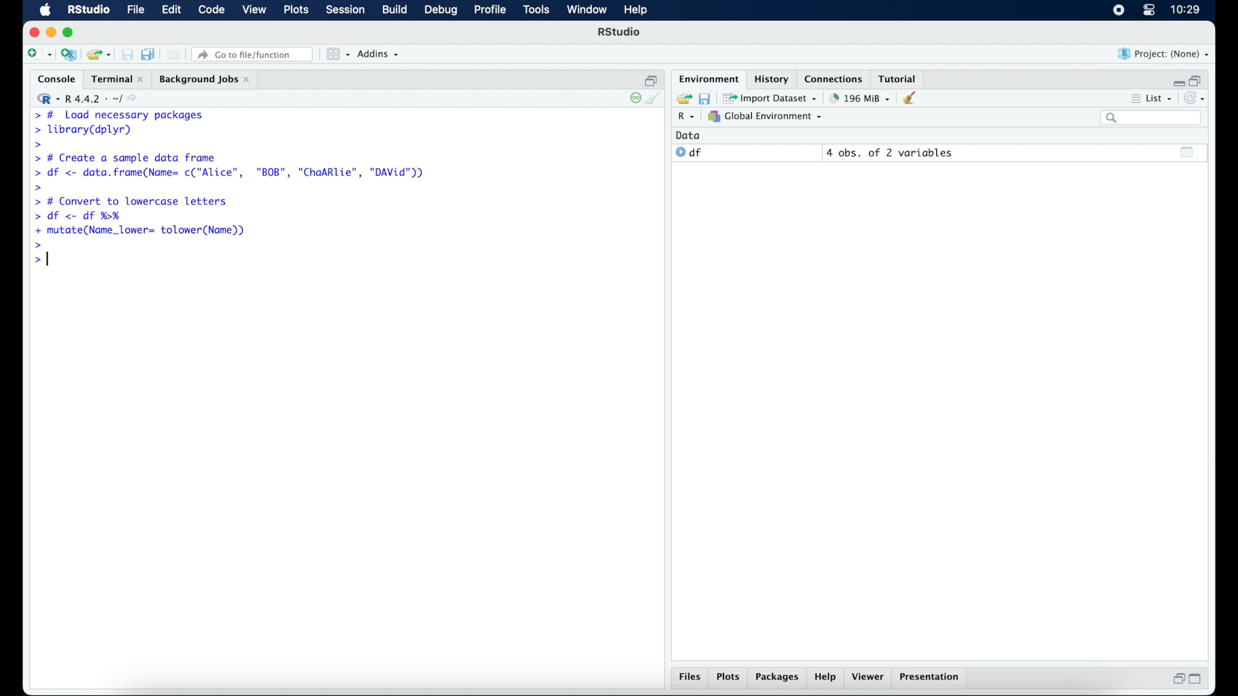 This screenshot has width=1238, height=696. Describe the element at coordinates (931, 678) in the screenshot. I see `presentation` at that location.